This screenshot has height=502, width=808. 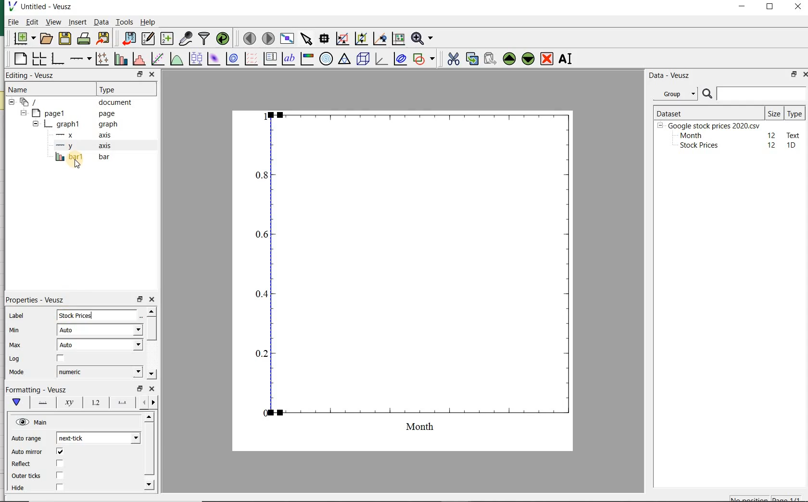 I want to click on Type, so click(x=120, y=88).